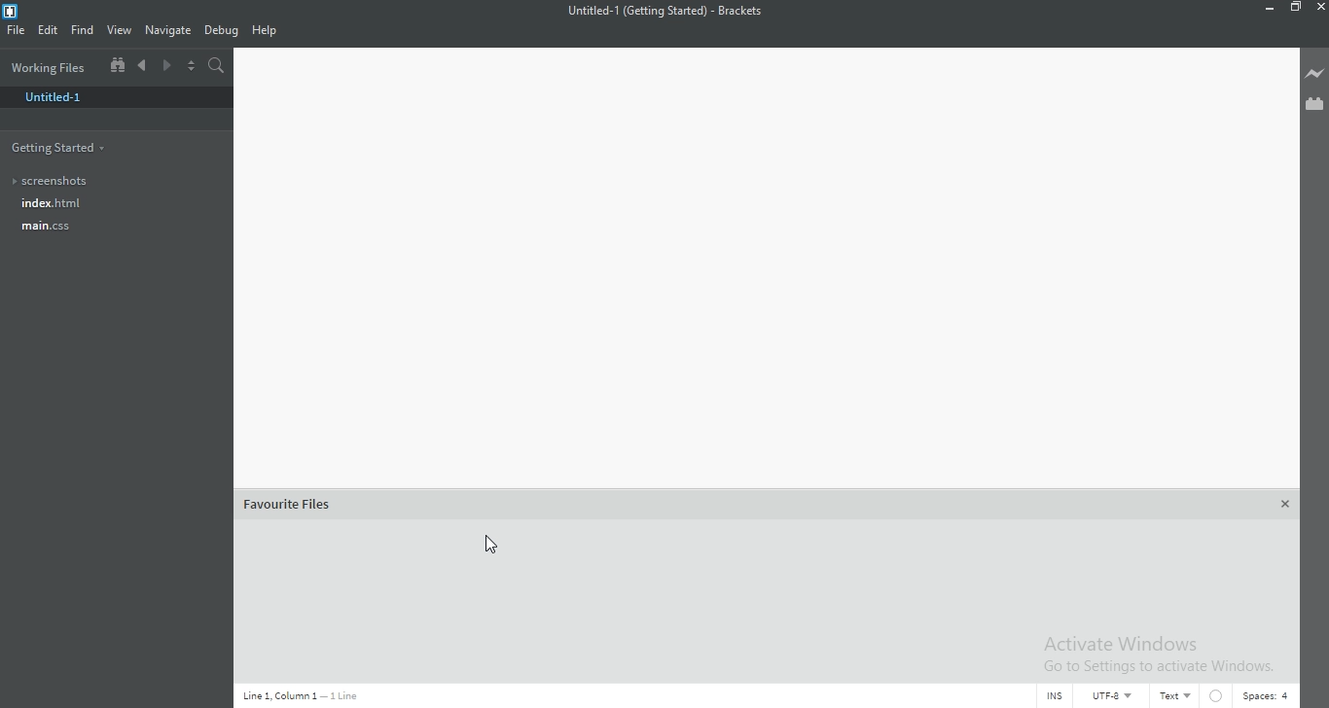  Describe the element at coordinates (299, 696) in the screenshot. I see `Line code data` at that location.